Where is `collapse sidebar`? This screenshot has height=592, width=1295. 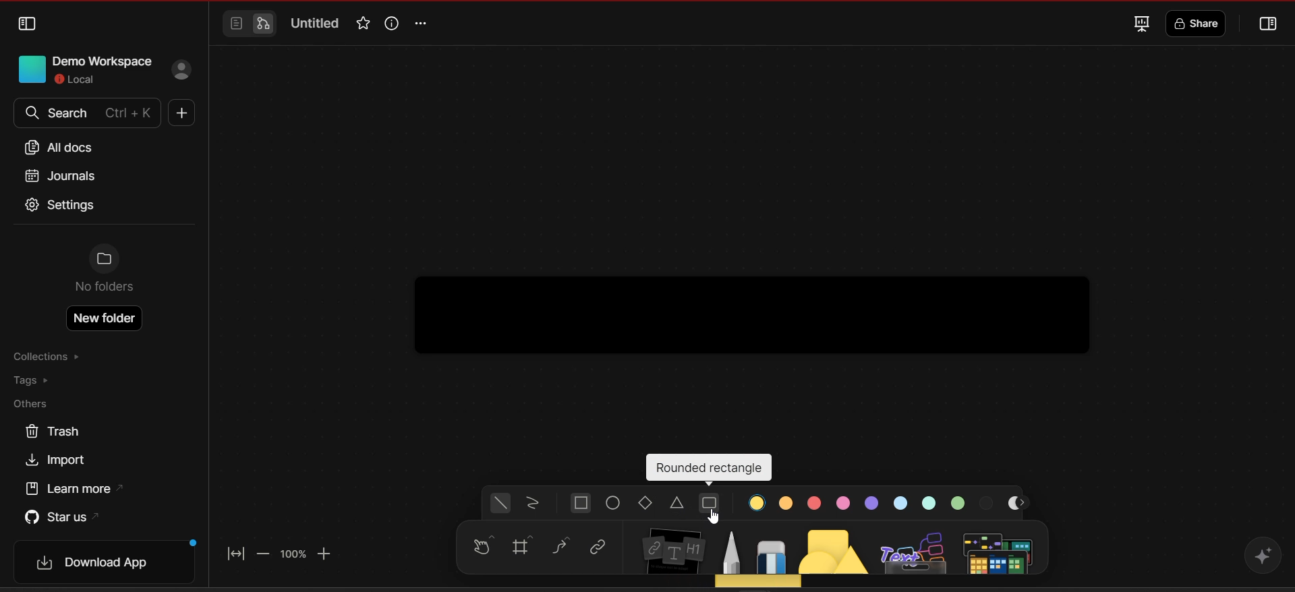 collapse sidebar is located at coordinates (28, 24).